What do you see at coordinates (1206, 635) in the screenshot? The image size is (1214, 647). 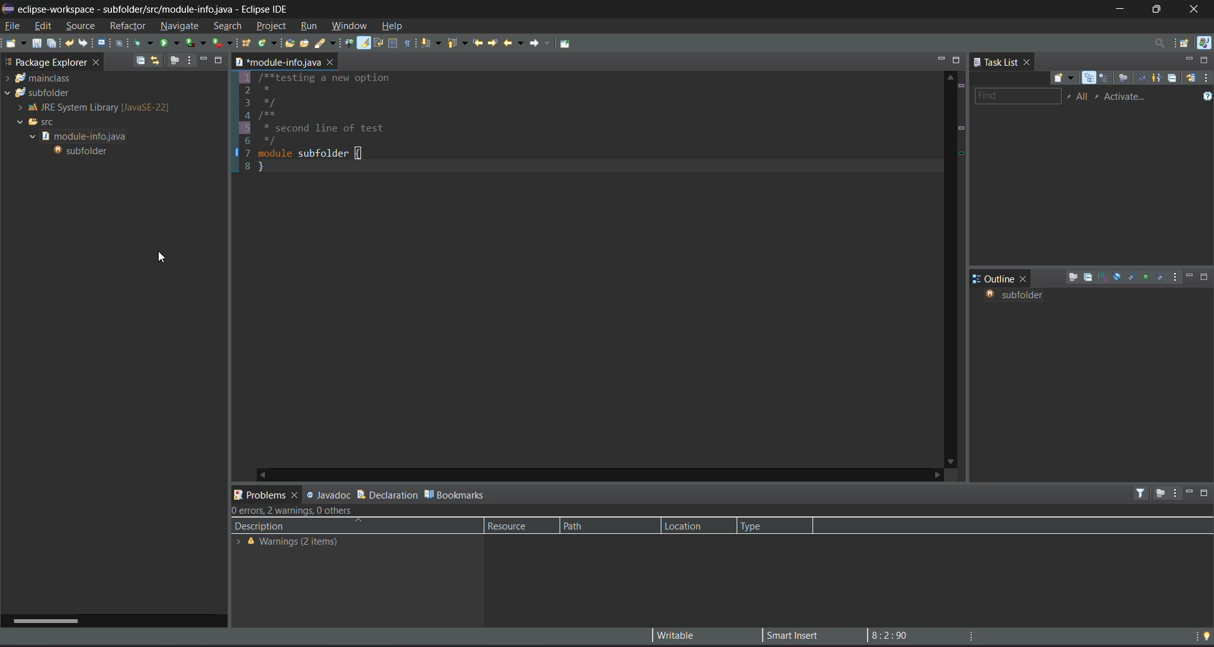 I see `tip of the day` at bounding box center [1206, 635].